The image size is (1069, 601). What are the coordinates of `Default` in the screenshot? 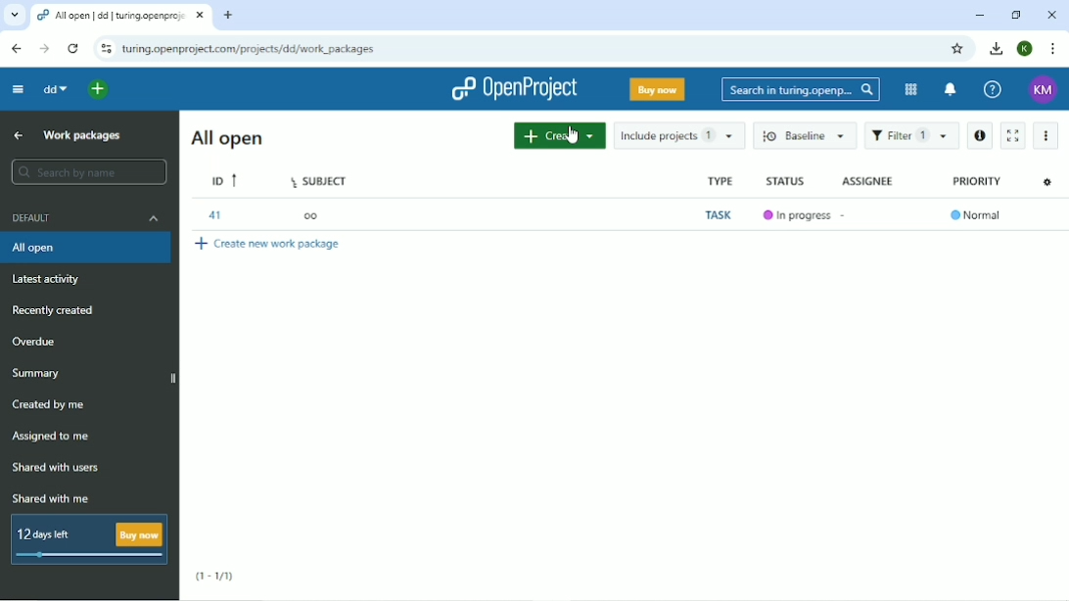 It's located at (86, 217).